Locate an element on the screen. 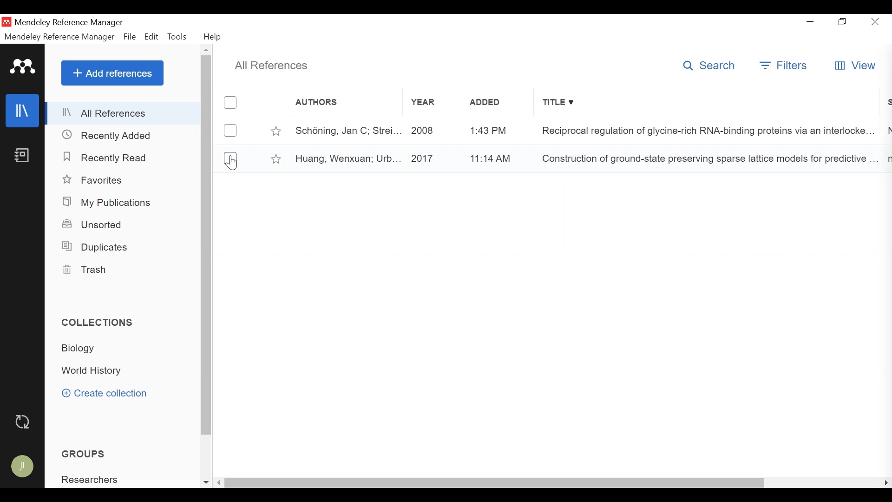  Toggle Favorites is located at coordinates (275, 131).